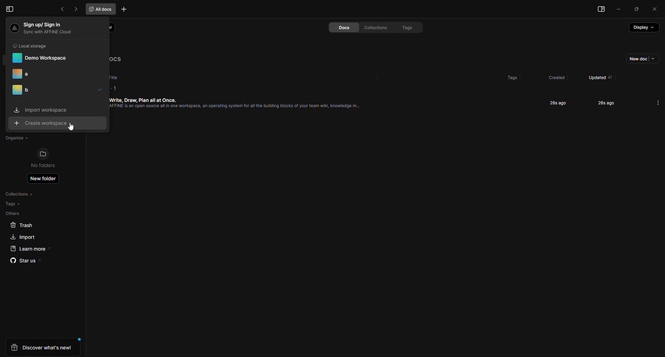 This screenshot has width=665, height=357. What do you see at coordinates (242, 108) in the screenshot?
I see `write draw pull` at bounding box center [242, 108].